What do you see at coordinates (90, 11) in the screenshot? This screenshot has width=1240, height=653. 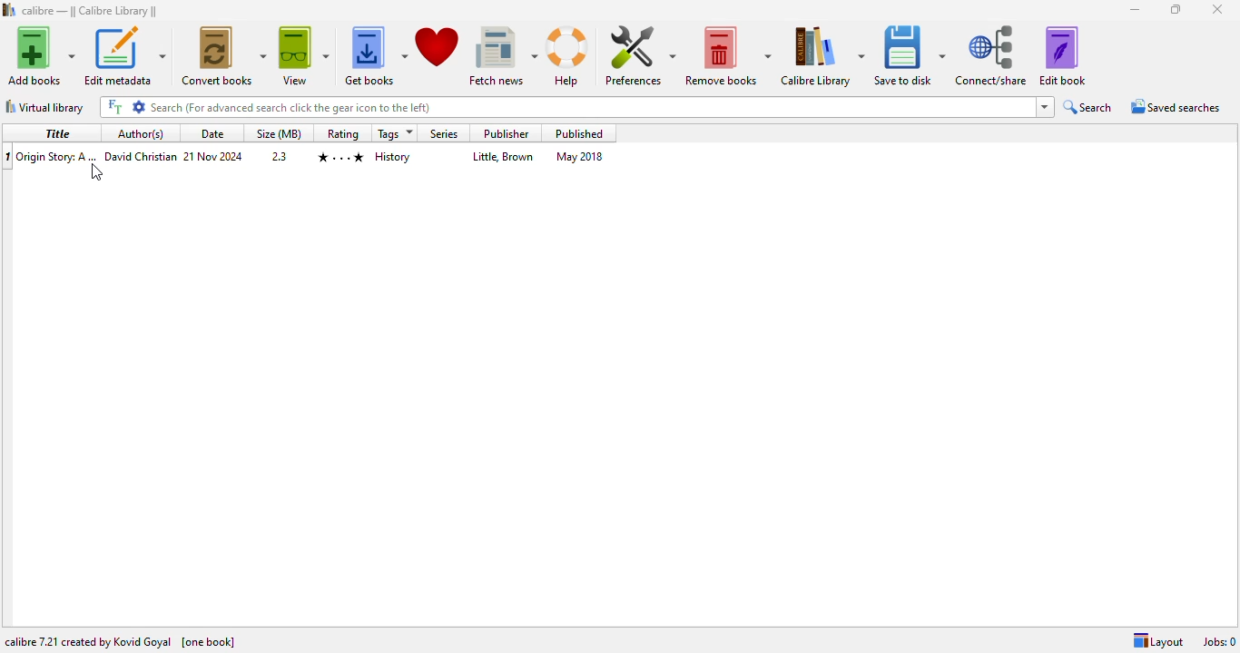 I see `calibre library` at bounding box center [90, 11].